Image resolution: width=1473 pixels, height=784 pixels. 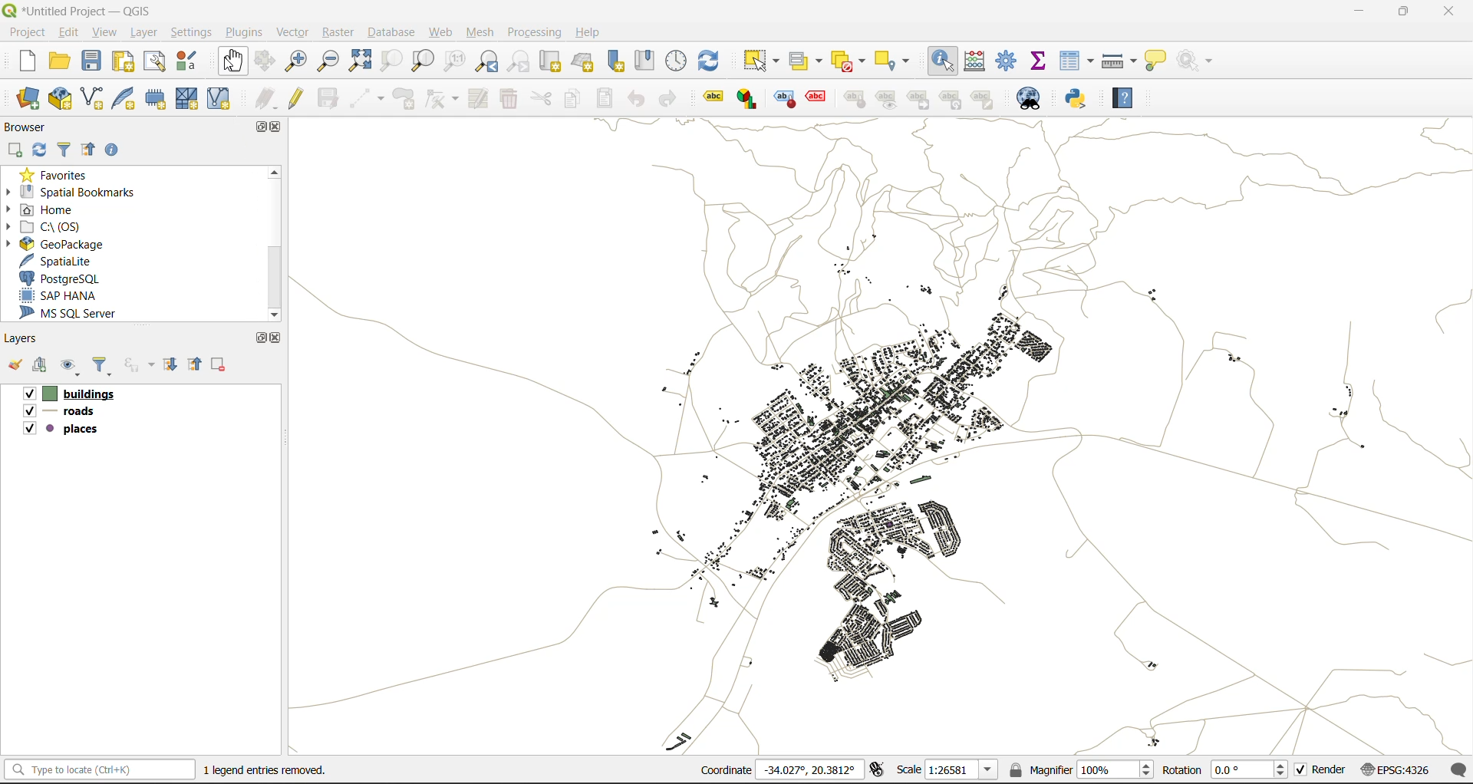 What do you see at coordinates (390, 30) in the screenshot?
I see `database` at bounding box center [390, 30].